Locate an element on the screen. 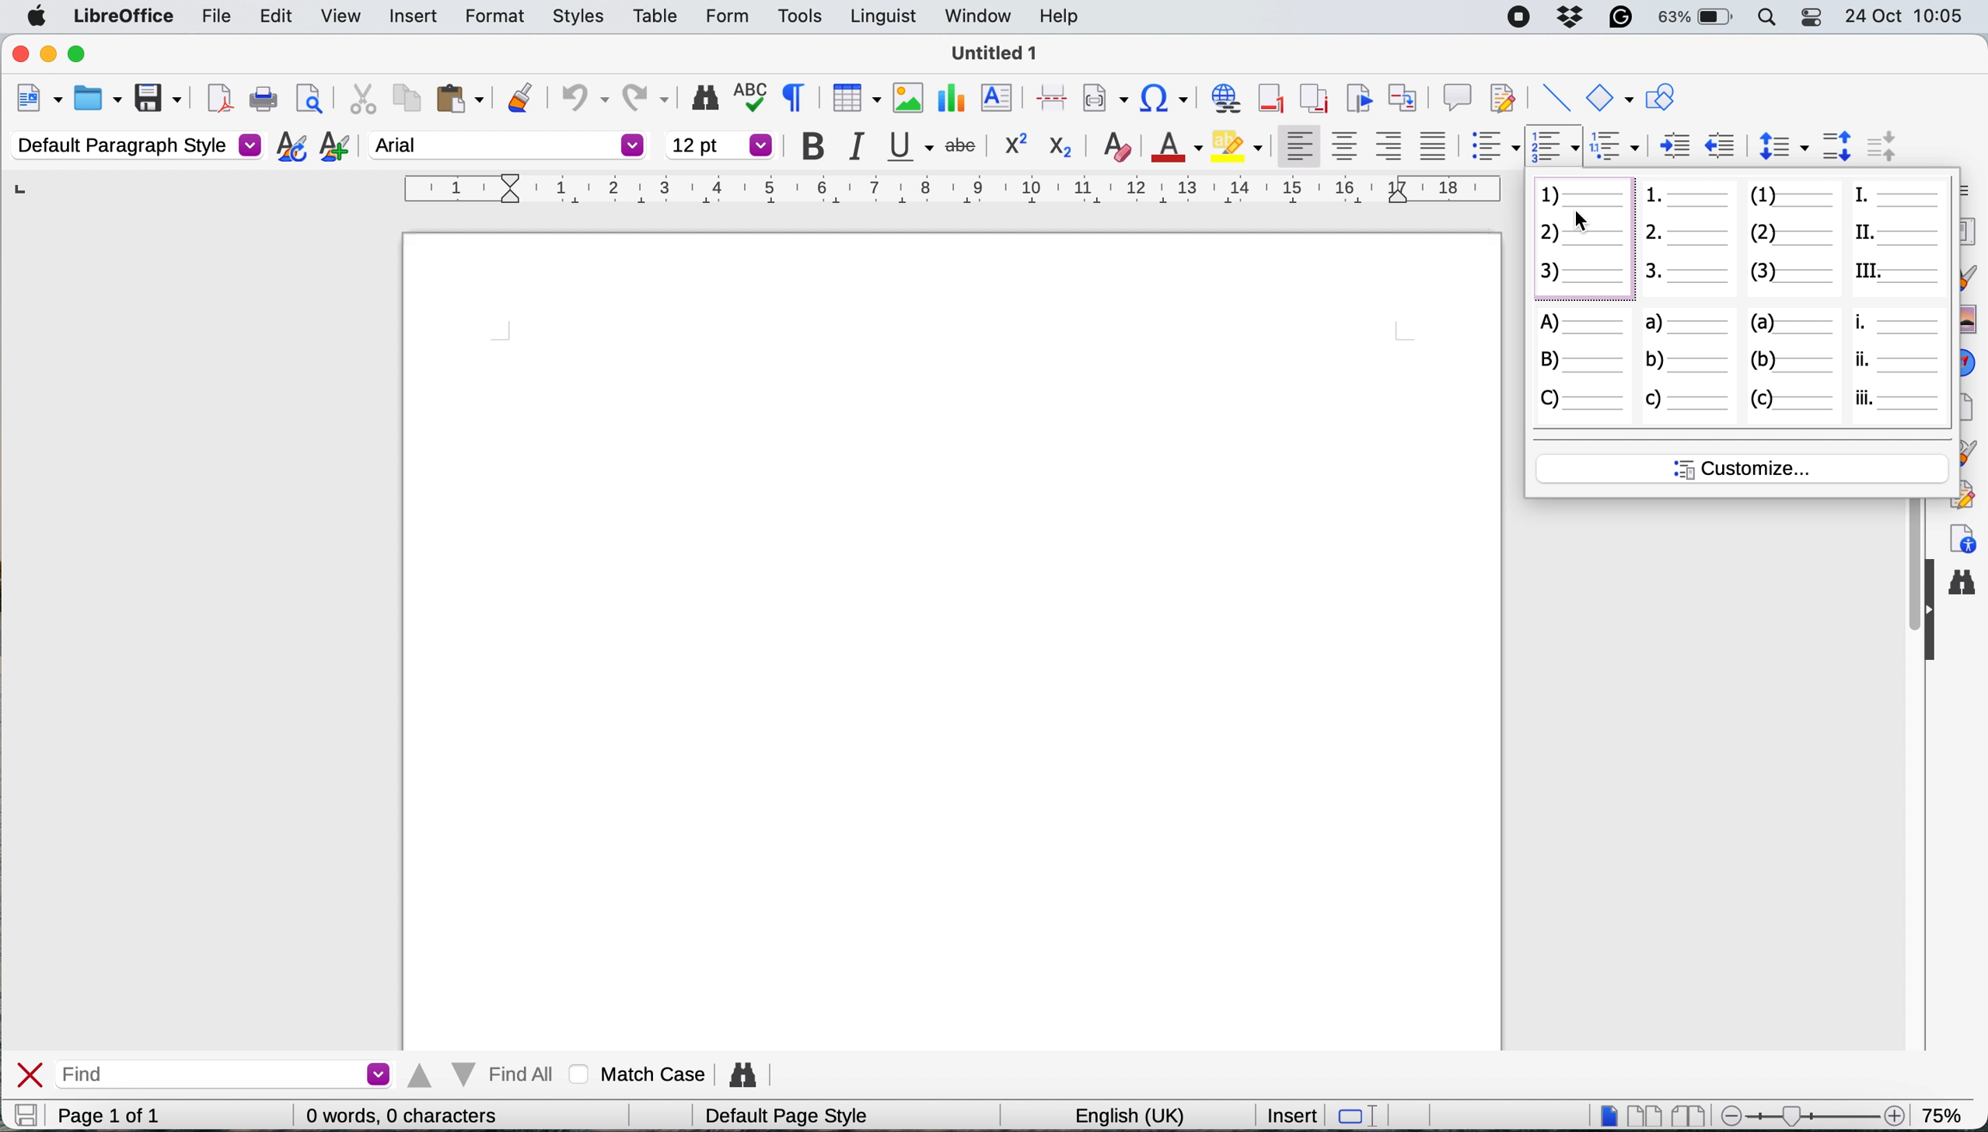 This screenshot has height=1132, width=1988. insert is located at coordinates (1287, 1114).